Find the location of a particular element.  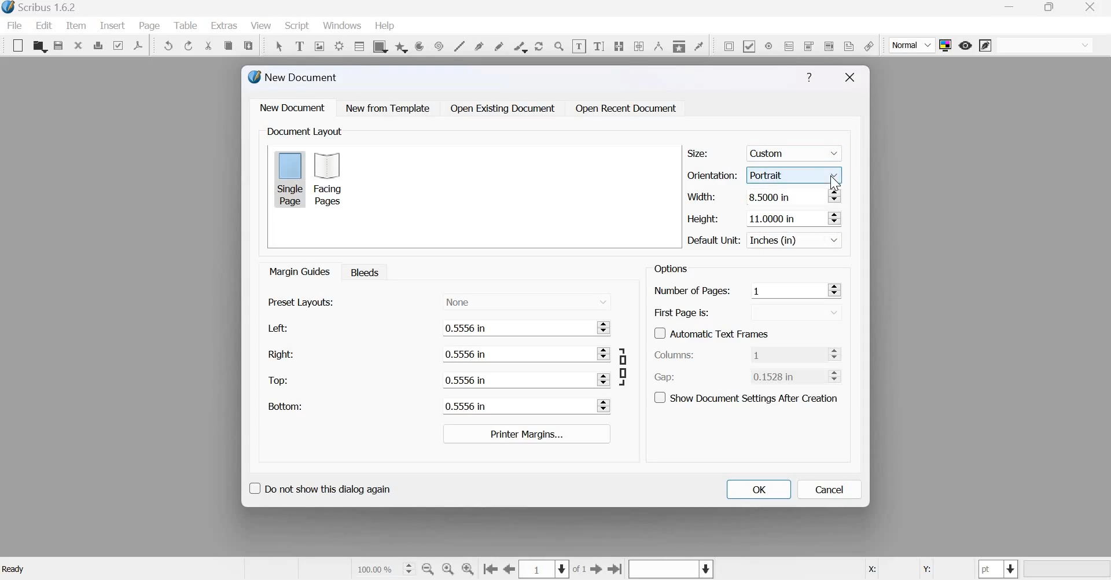

Increase and Decrease is located at coordinates (604, 406).